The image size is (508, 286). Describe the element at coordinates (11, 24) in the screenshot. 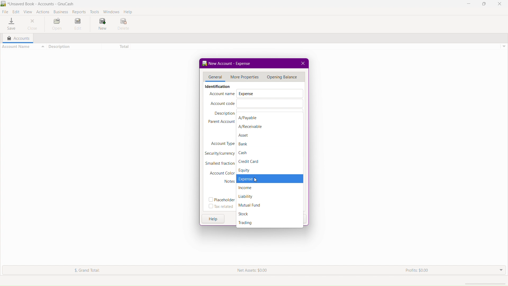

I see `Save` at that location.